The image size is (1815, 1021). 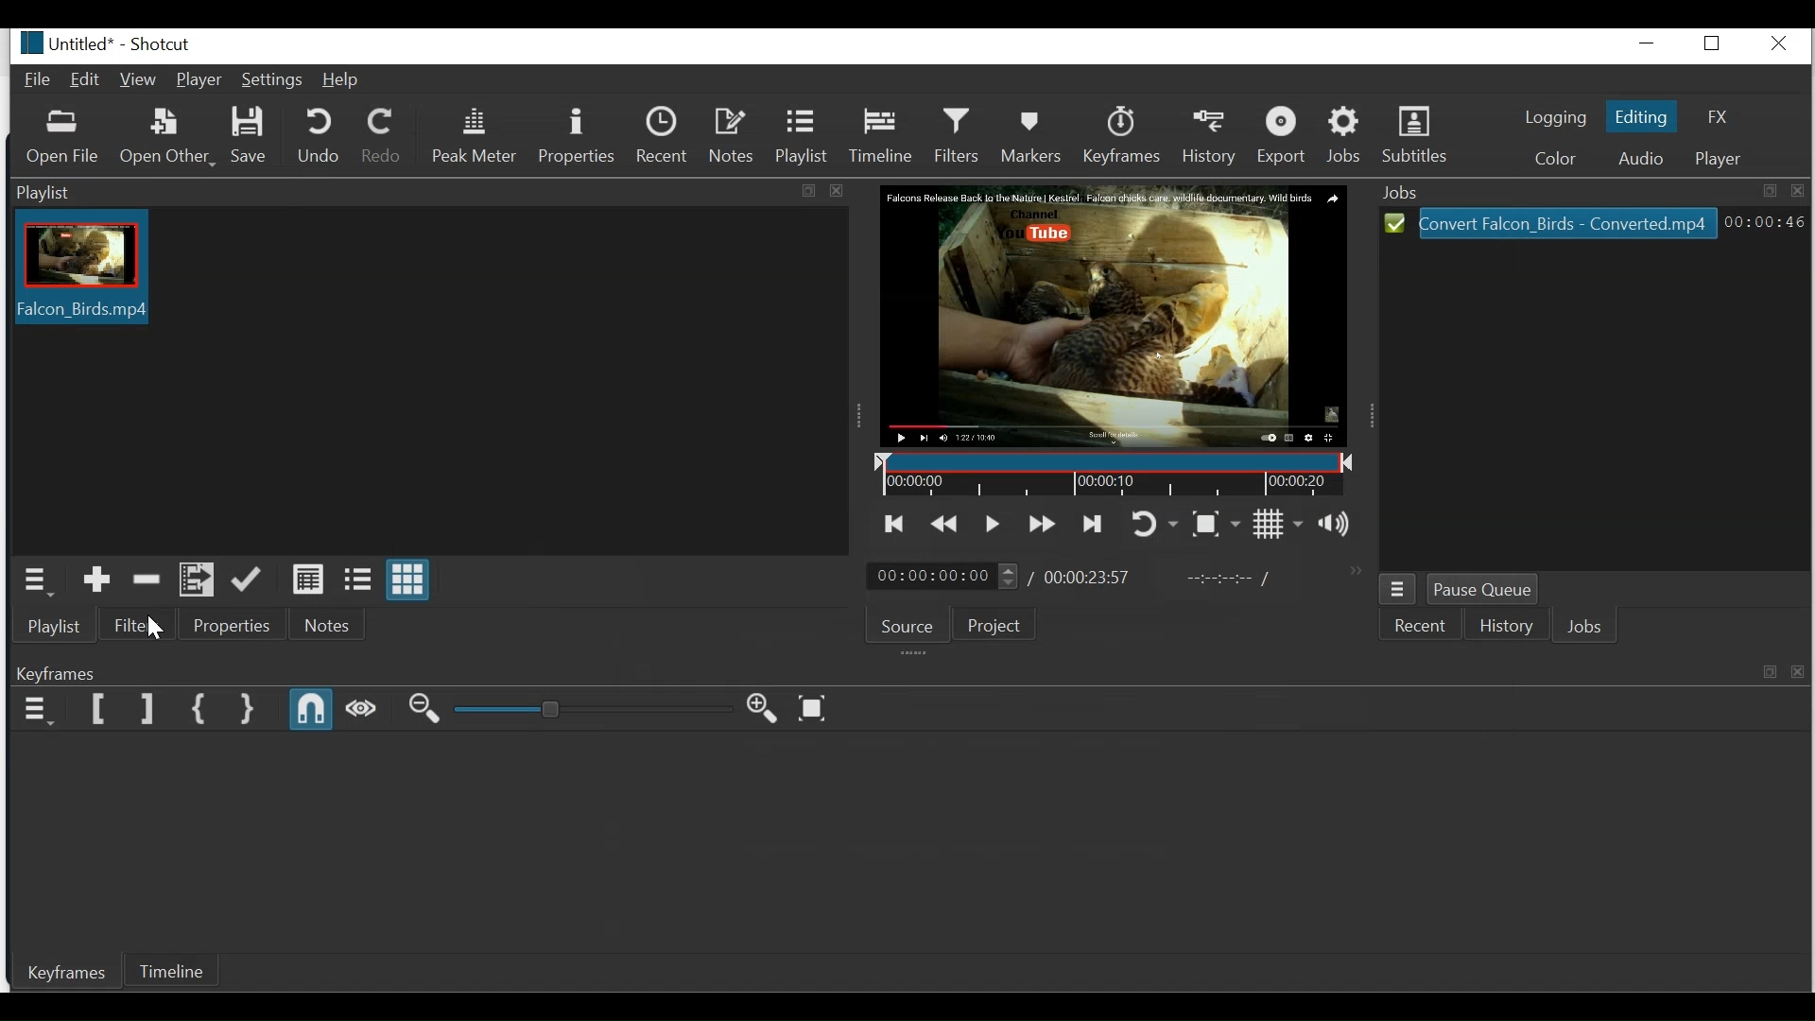 What do you see at coordinates (343, 80) in the screenshot?
I see `Help` at bounding box center [343, 80].